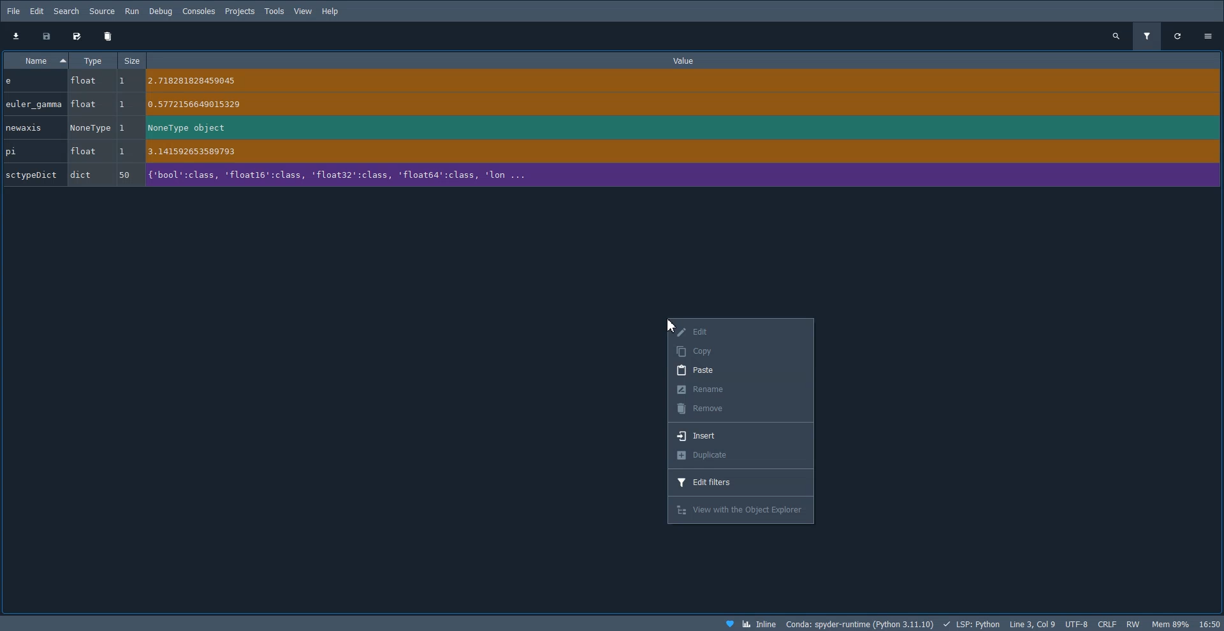 This screenshot has height=631, width=1224. I want to click on UTF-8, so click(1078, 623).